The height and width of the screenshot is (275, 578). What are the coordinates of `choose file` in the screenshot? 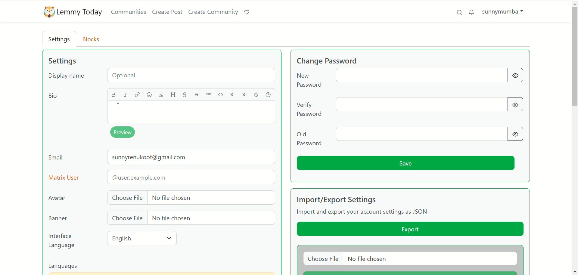 It's located at (190, 197).